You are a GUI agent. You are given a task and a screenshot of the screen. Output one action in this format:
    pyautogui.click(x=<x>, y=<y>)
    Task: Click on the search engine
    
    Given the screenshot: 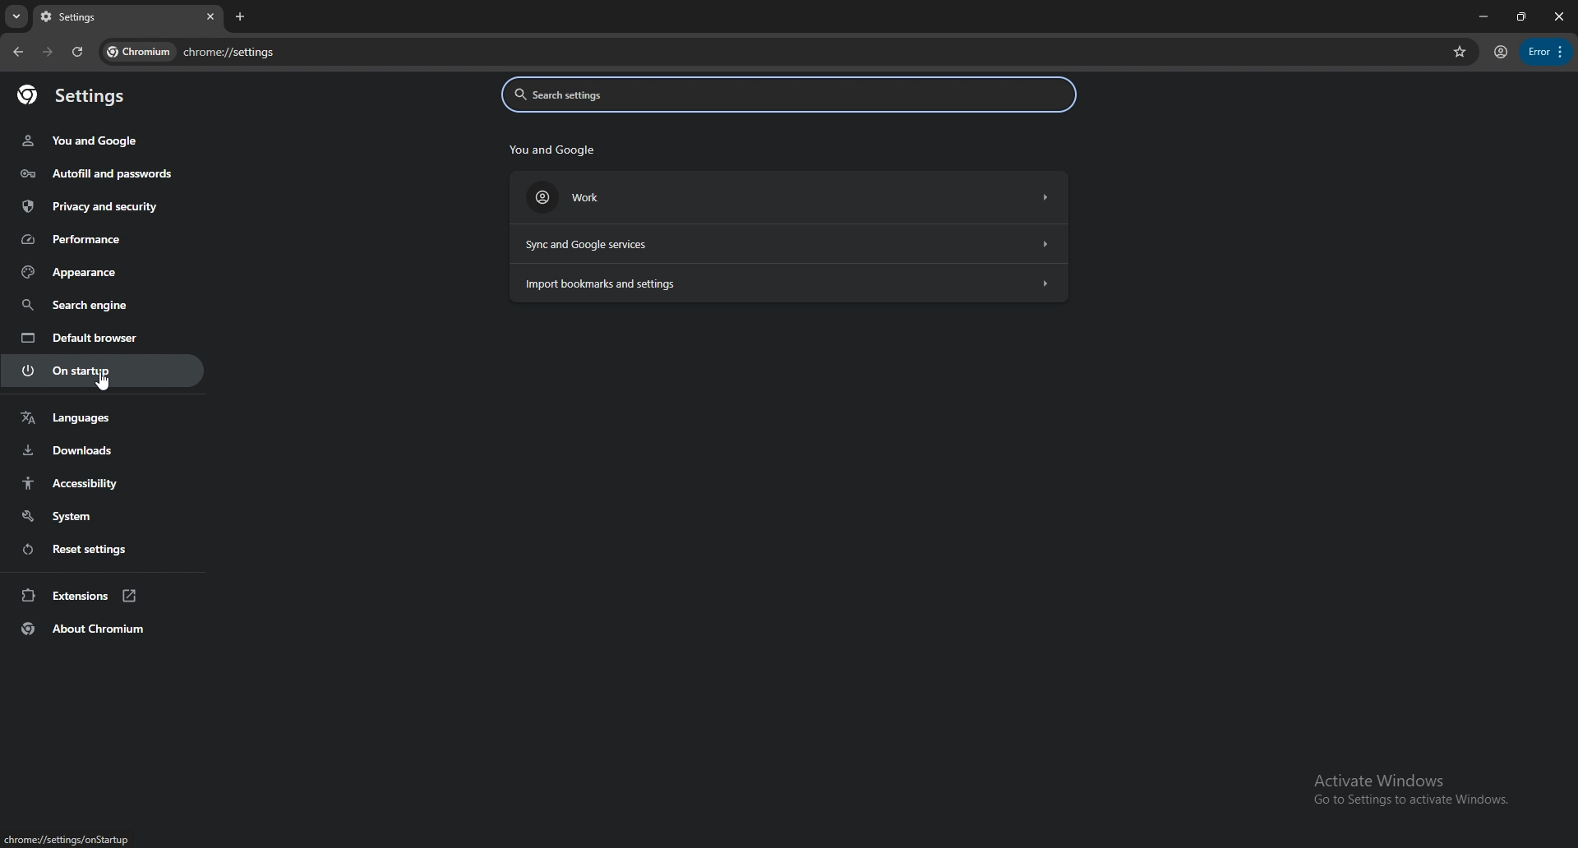 What is the action you would take?
    pyautogui.click(x=102, y=304)
    